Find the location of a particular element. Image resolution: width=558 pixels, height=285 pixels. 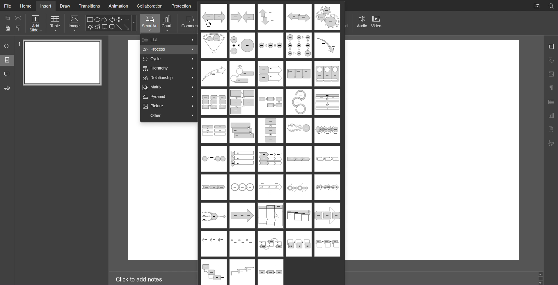

Matrix is located at coordinates (169, 87).